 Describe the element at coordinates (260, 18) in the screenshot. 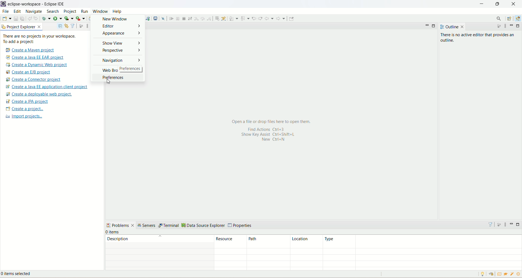

I see `next edit location` at that location.